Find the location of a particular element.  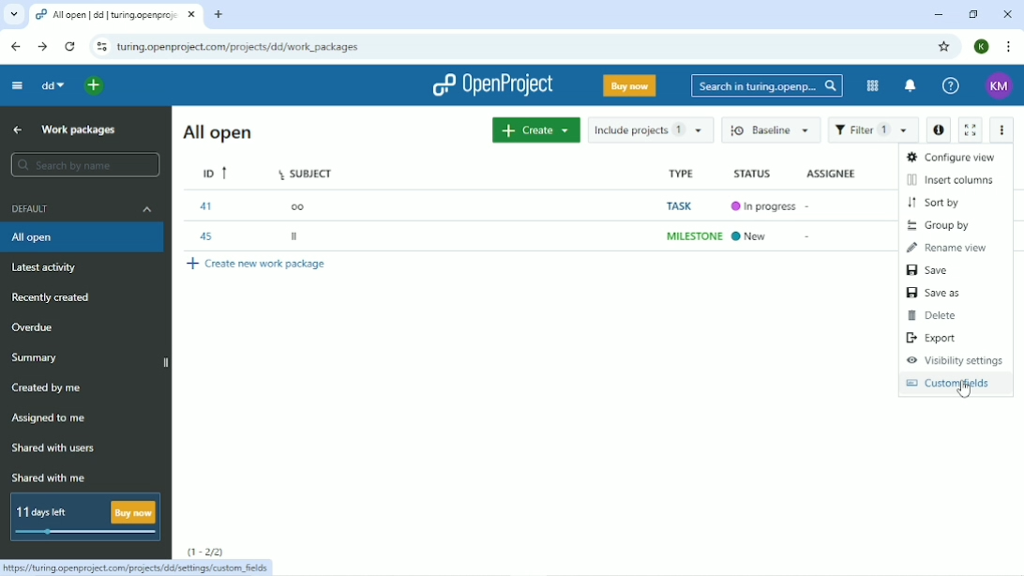

https://turing.openproject.com/projects/dd/settings/custom_fields is located at coordinates (141, 568).